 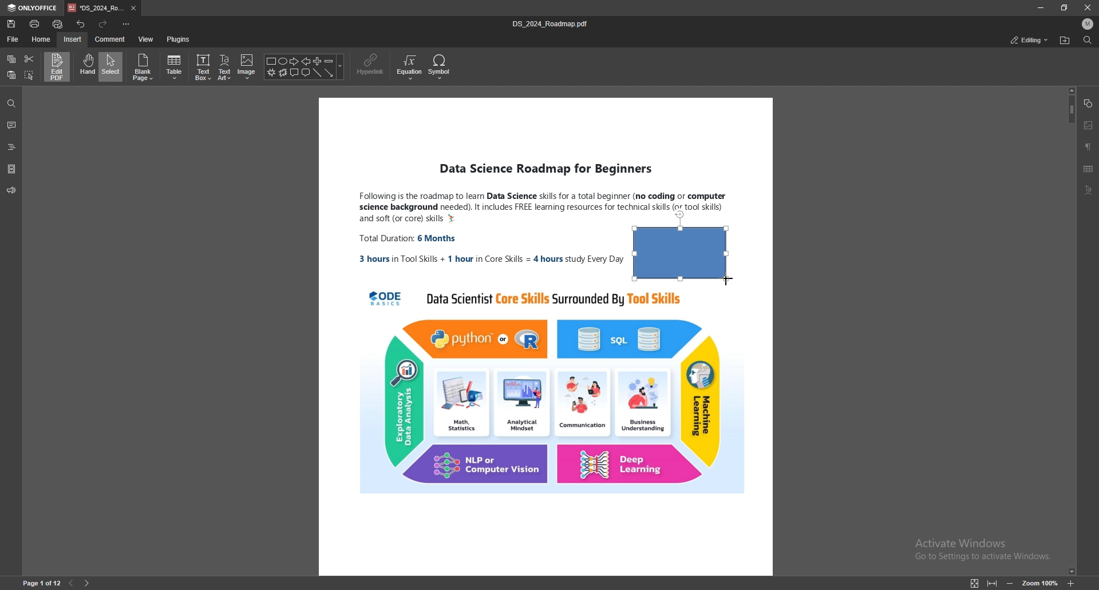 I want to click on comment, so click(x=12, y=125).